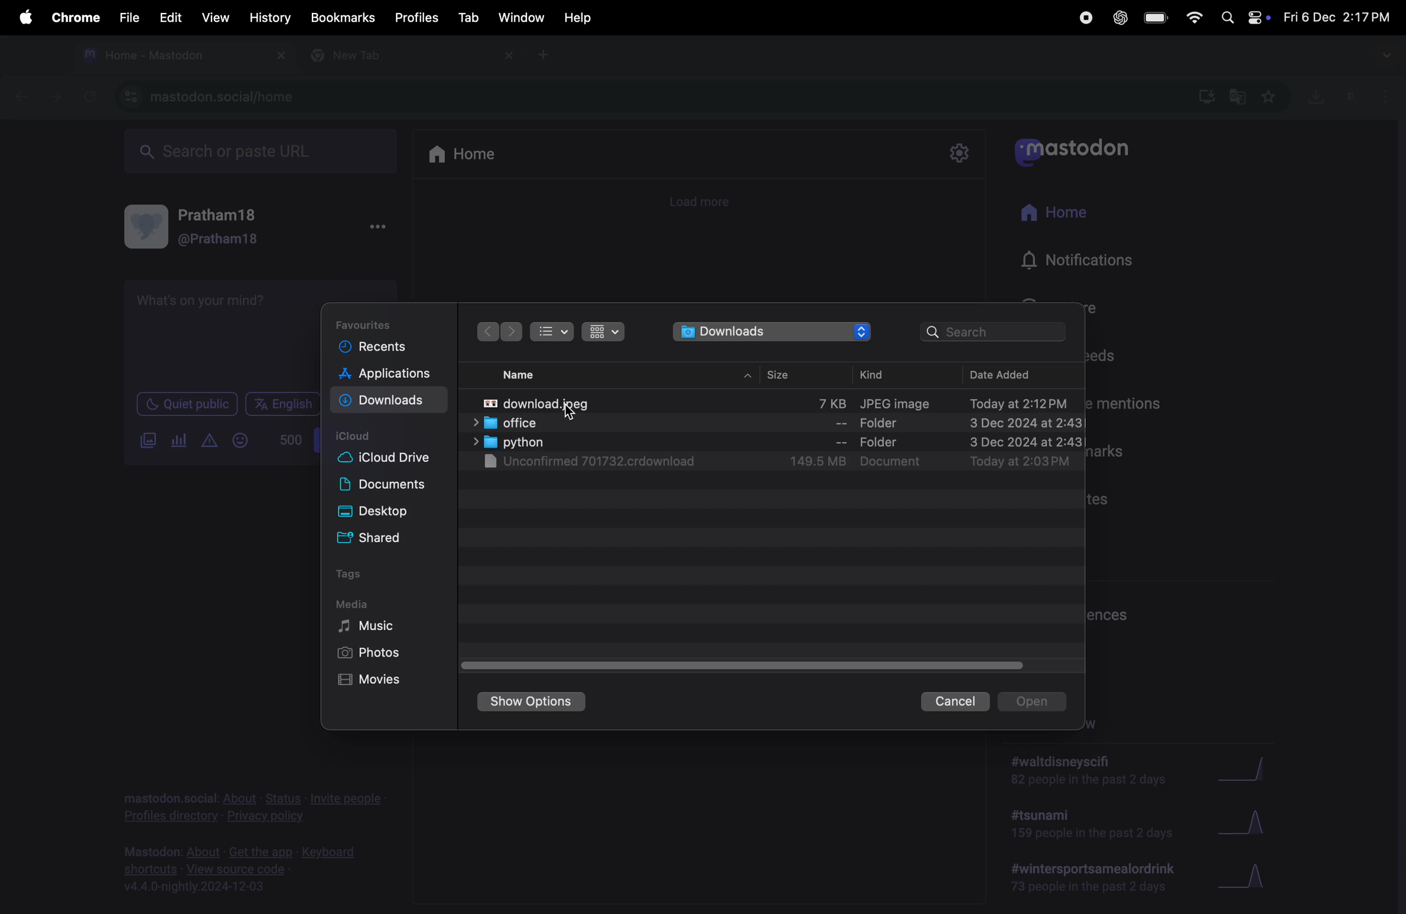 This screenshot has height=914, width=1406. I want to click on media, so click(355, 605).